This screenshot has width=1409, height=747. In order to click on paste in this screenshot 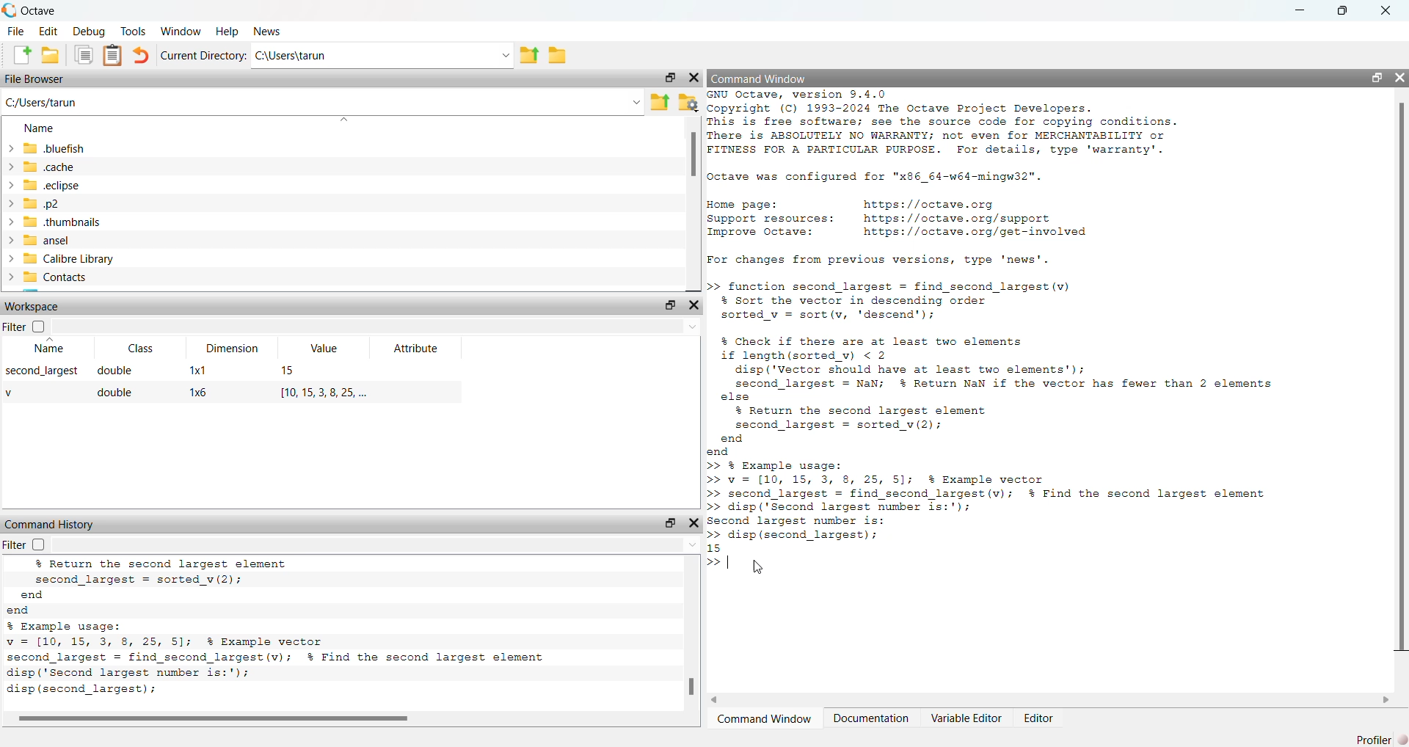, I will do `click(114, 56)`.